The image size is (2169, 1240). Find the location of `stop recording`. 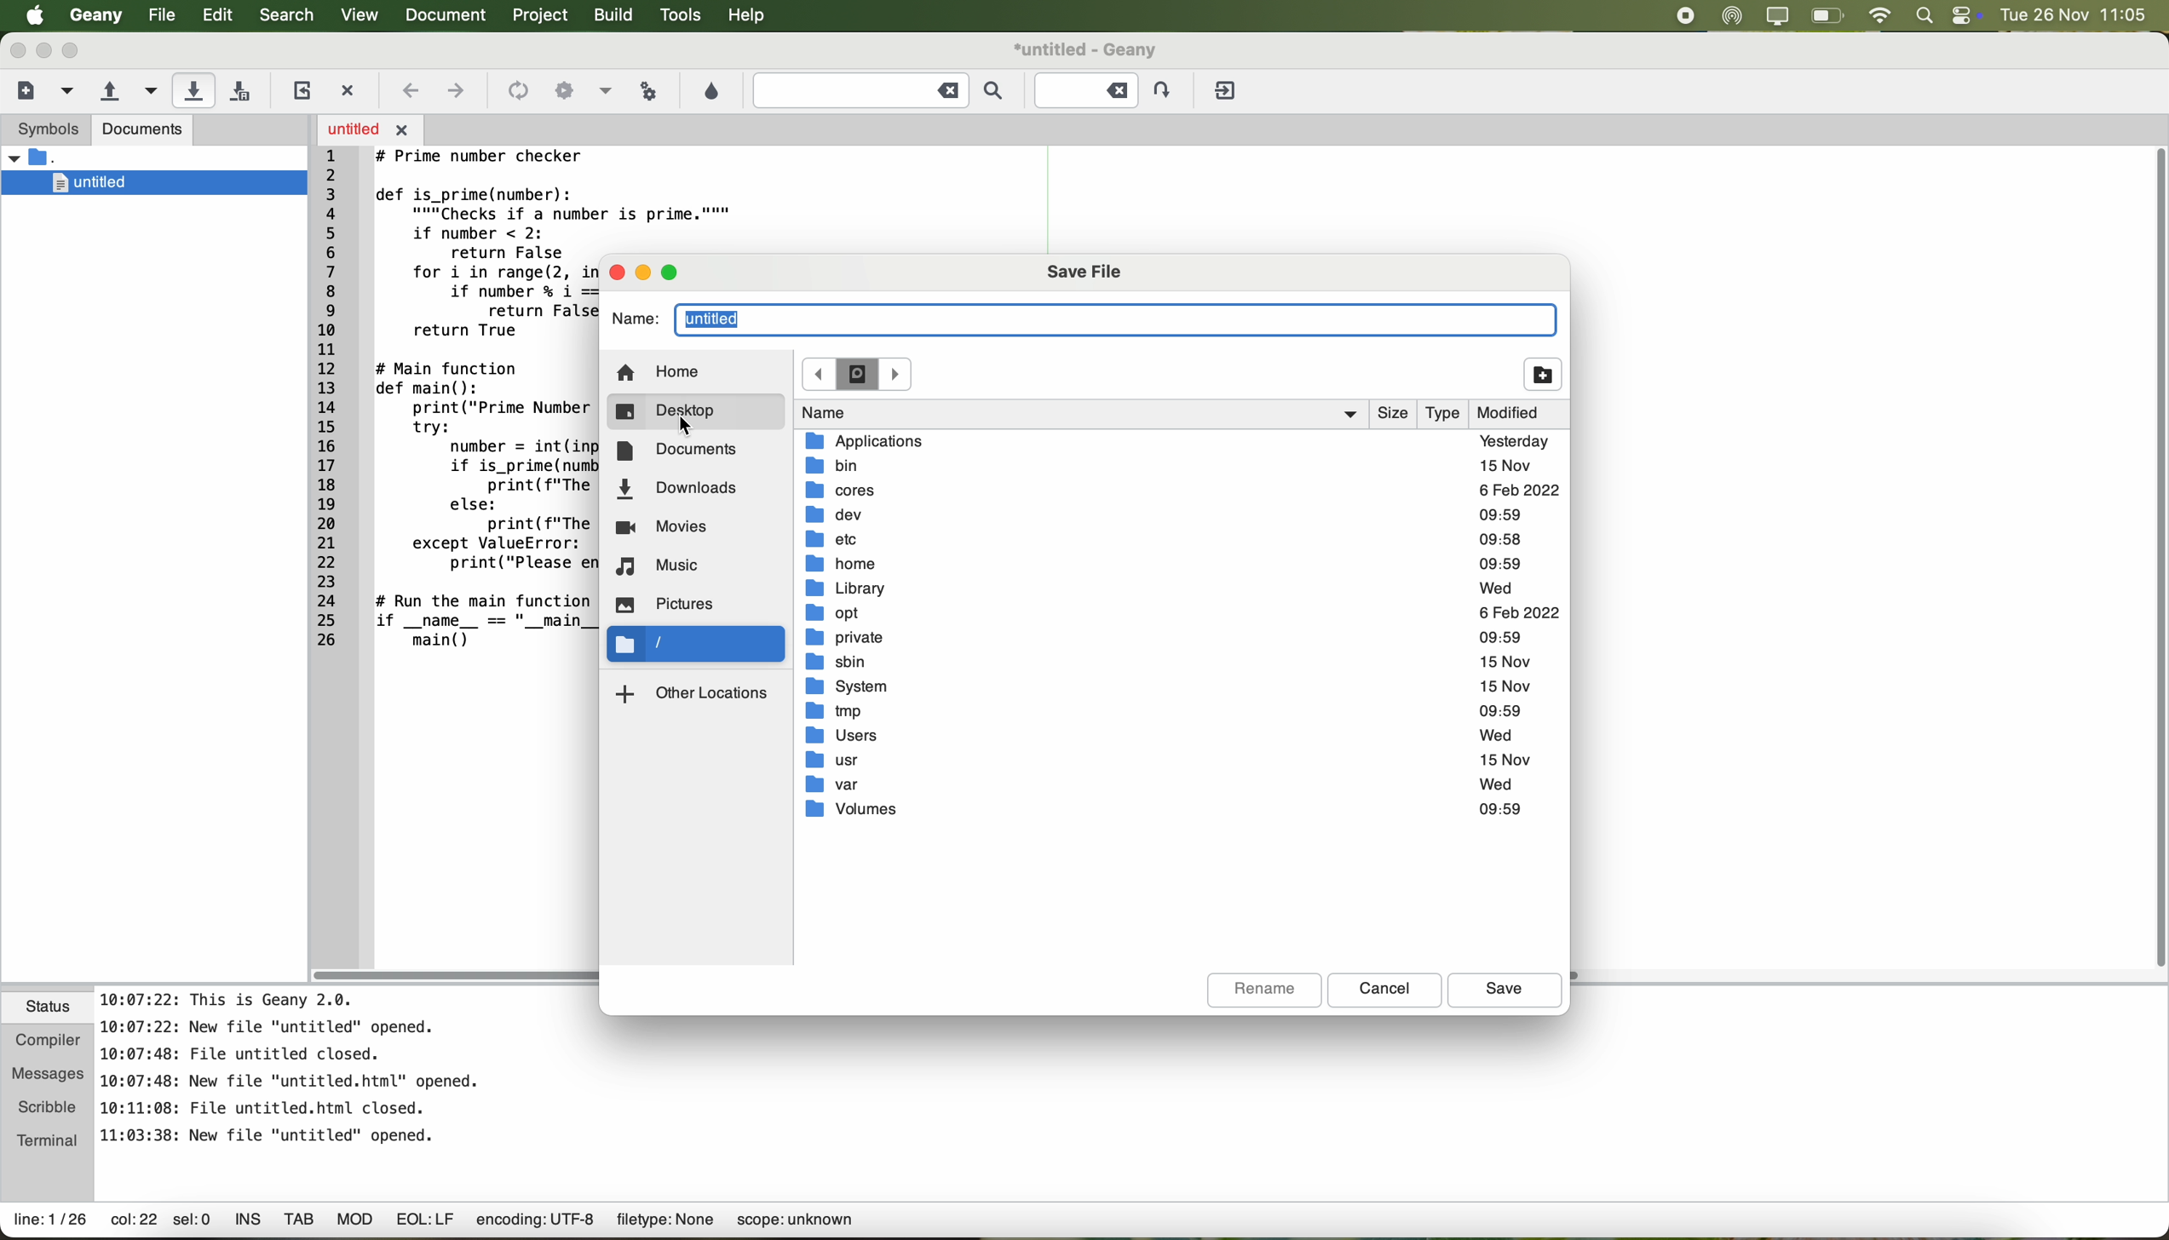

stop recording is located at coordinates (1685, 15).